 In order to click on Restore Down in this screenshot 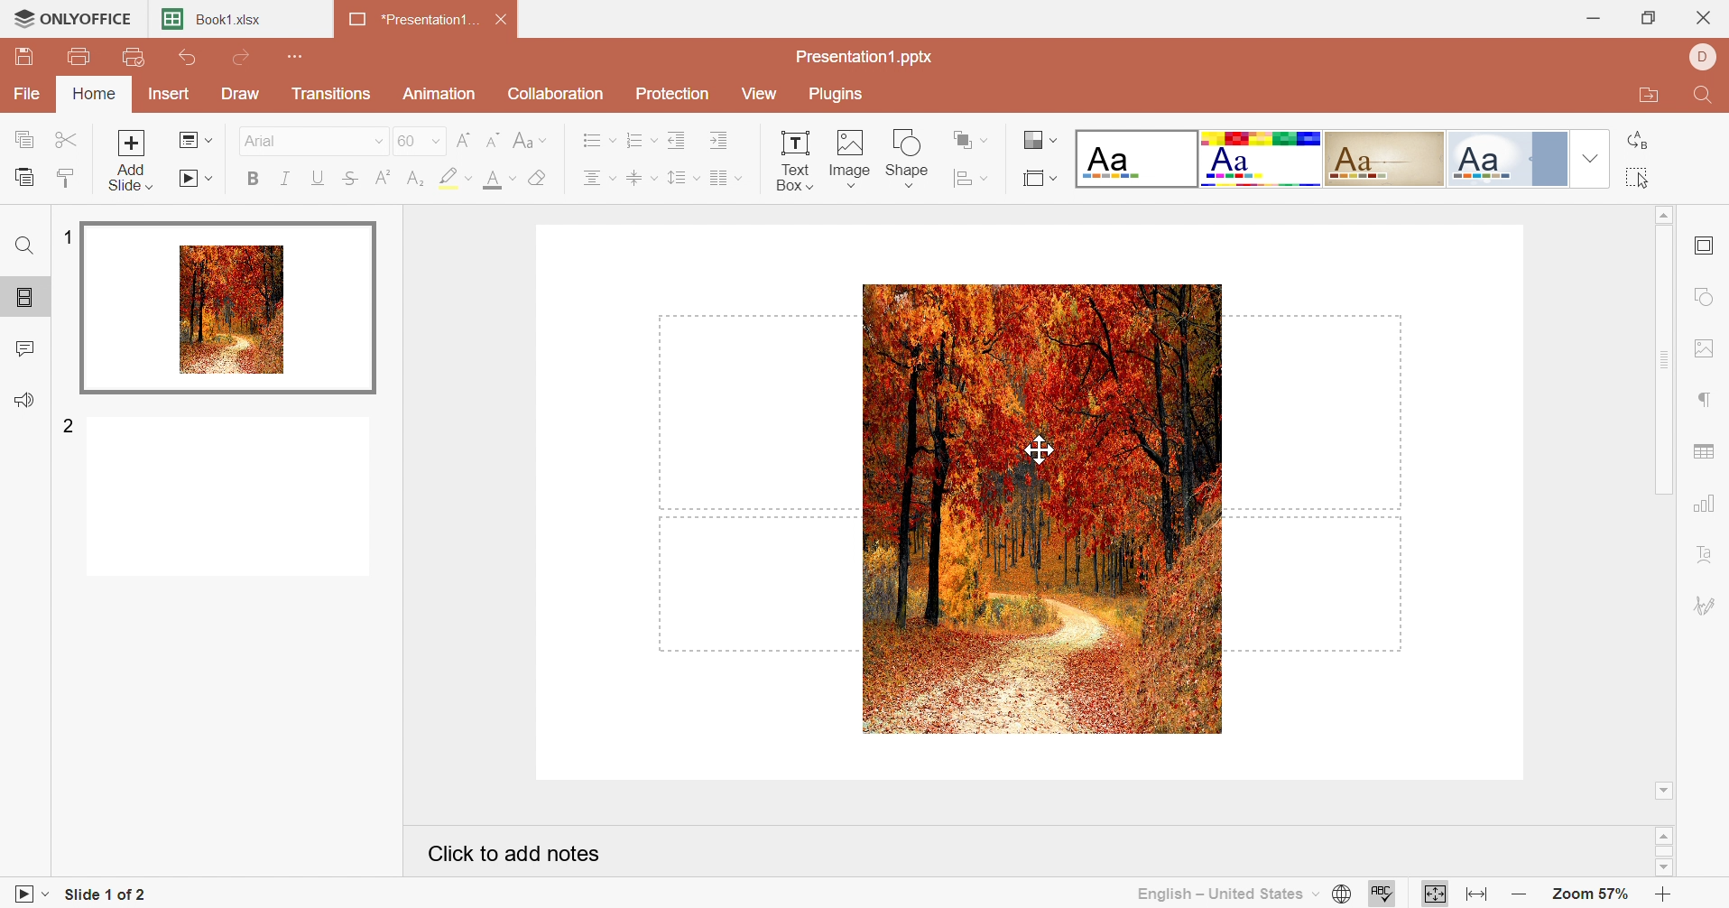, I will do `click(1645, 19)`.